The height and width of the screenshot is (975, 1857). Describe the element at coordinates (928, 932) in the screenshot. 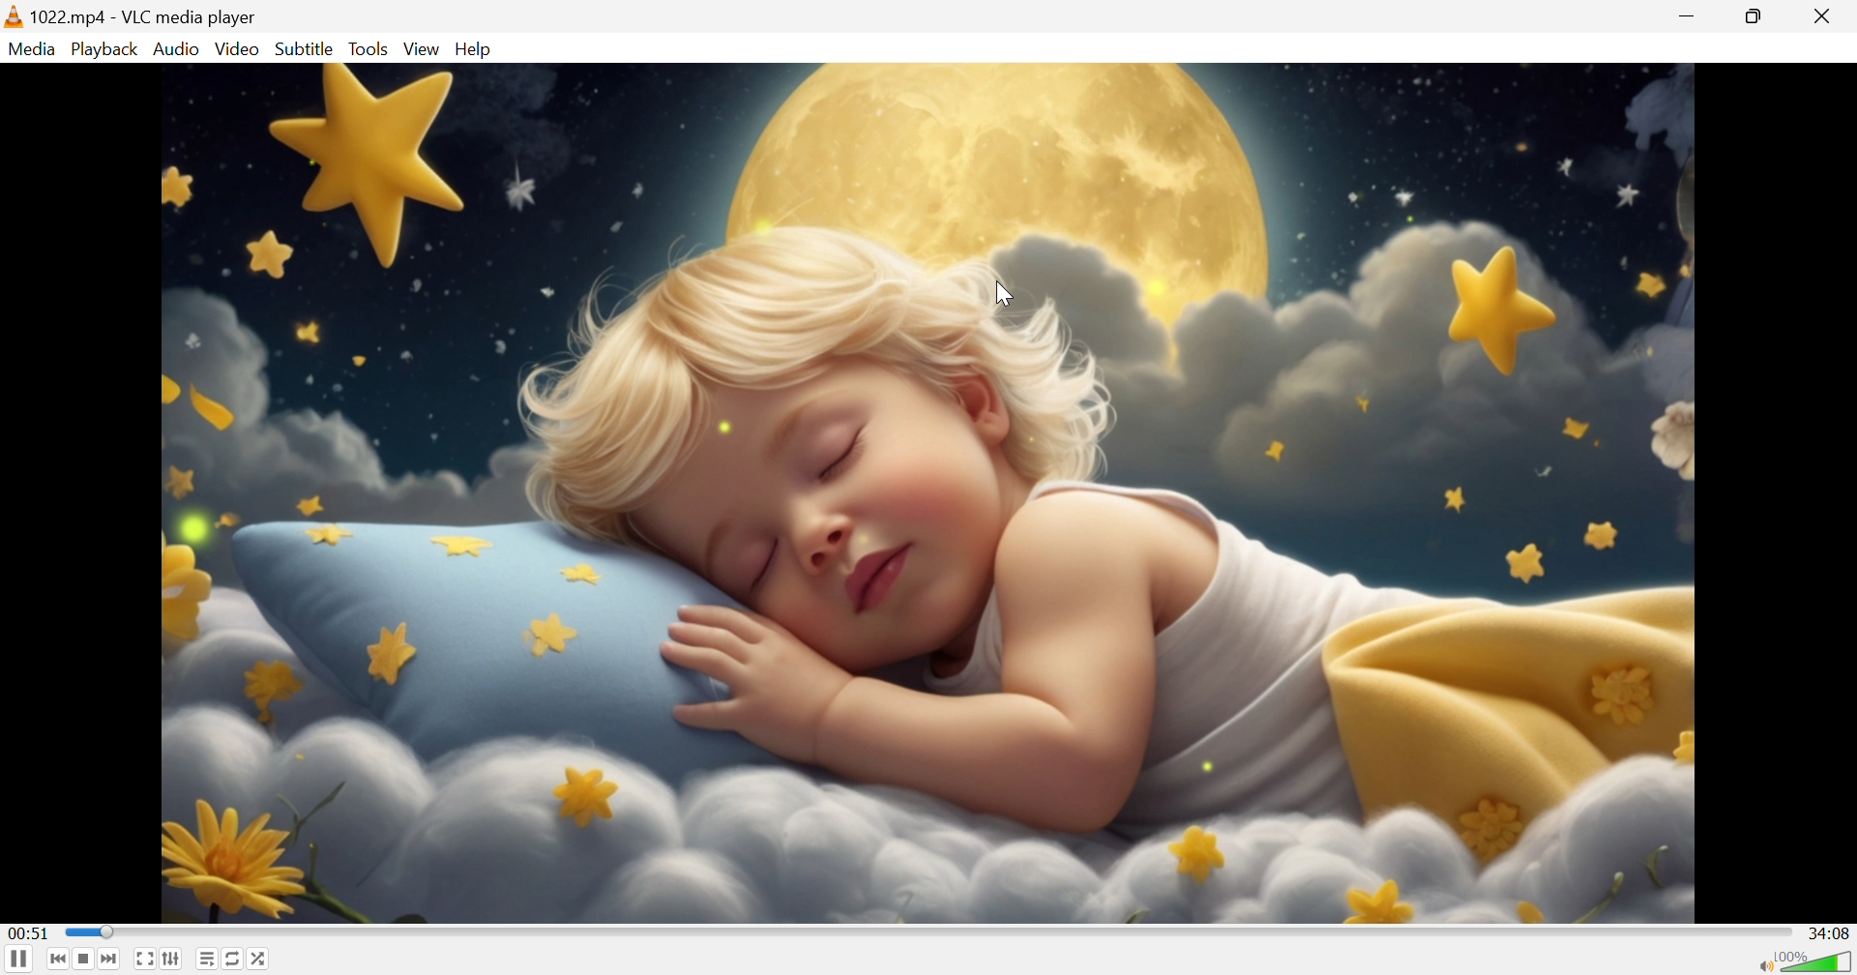

I see `Progress bar` at that location.